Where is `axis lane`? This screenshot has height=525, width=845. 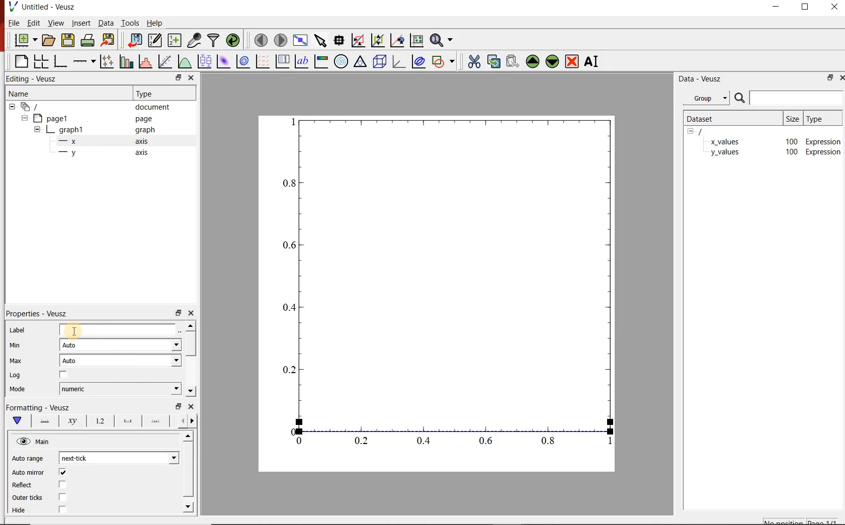
axis lane is located at coordinates (45, 422).